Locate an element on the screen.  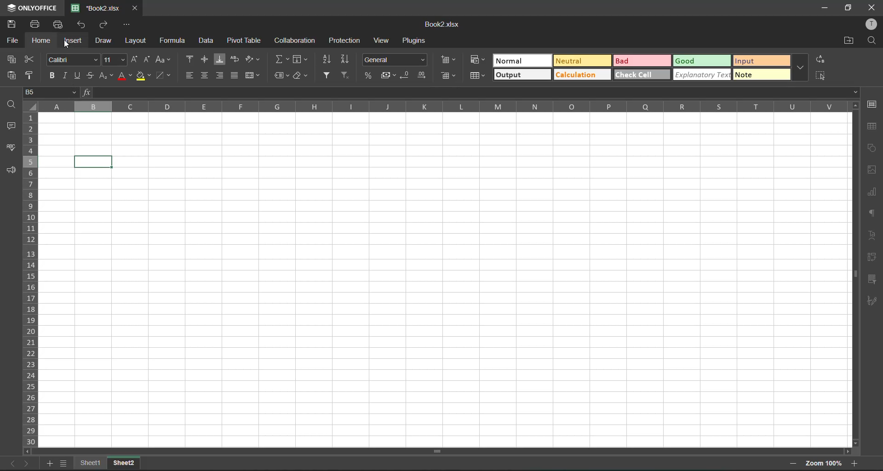
table is located at coordinates (872, 126).